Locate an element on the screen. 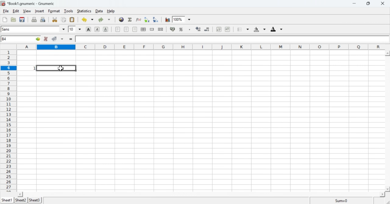 This screenshot has height=204, width=390. Edit is located at coordinates (17, 11).